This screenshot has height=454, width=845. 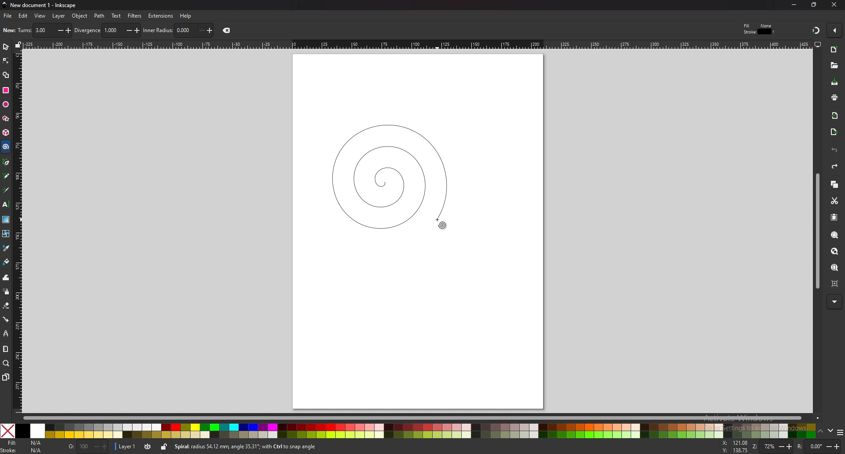 What do you see at coordinates (834, 116) in the screenshot?
I see `import` at bounding box center [834, 116].